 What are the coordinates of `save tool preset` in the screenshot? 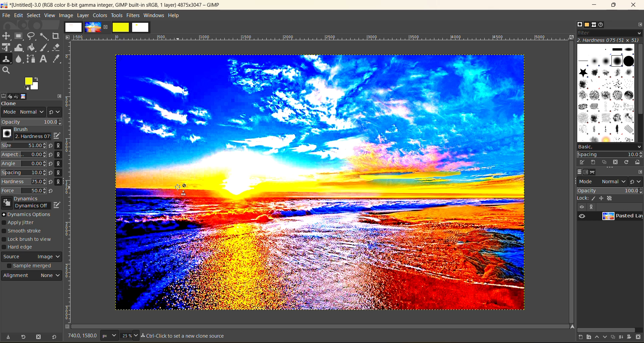 It's located at (8, 337).